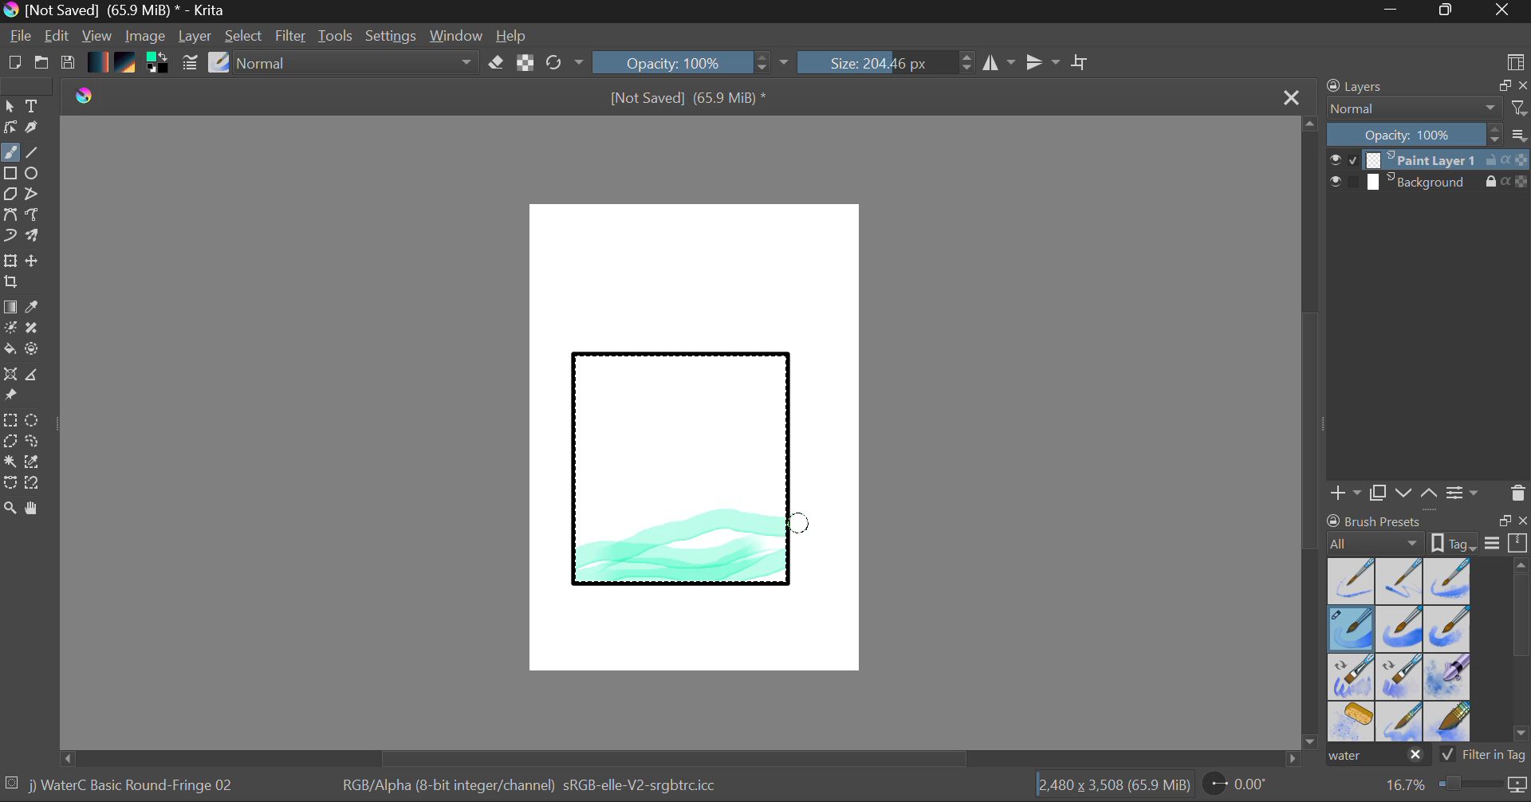  Describe the element at coordinates (33, 195) in the screenshot. I see `Polyline` at that location.